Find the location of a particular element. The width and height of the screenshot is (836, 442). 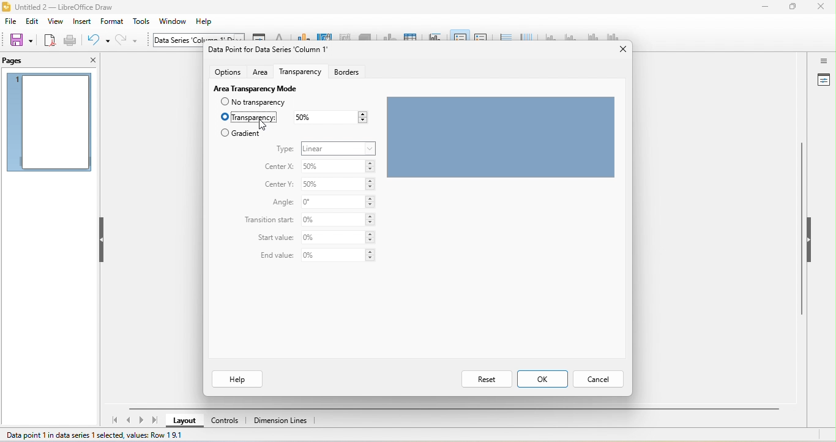

legend on/ off is located at coordinates (458, 36).